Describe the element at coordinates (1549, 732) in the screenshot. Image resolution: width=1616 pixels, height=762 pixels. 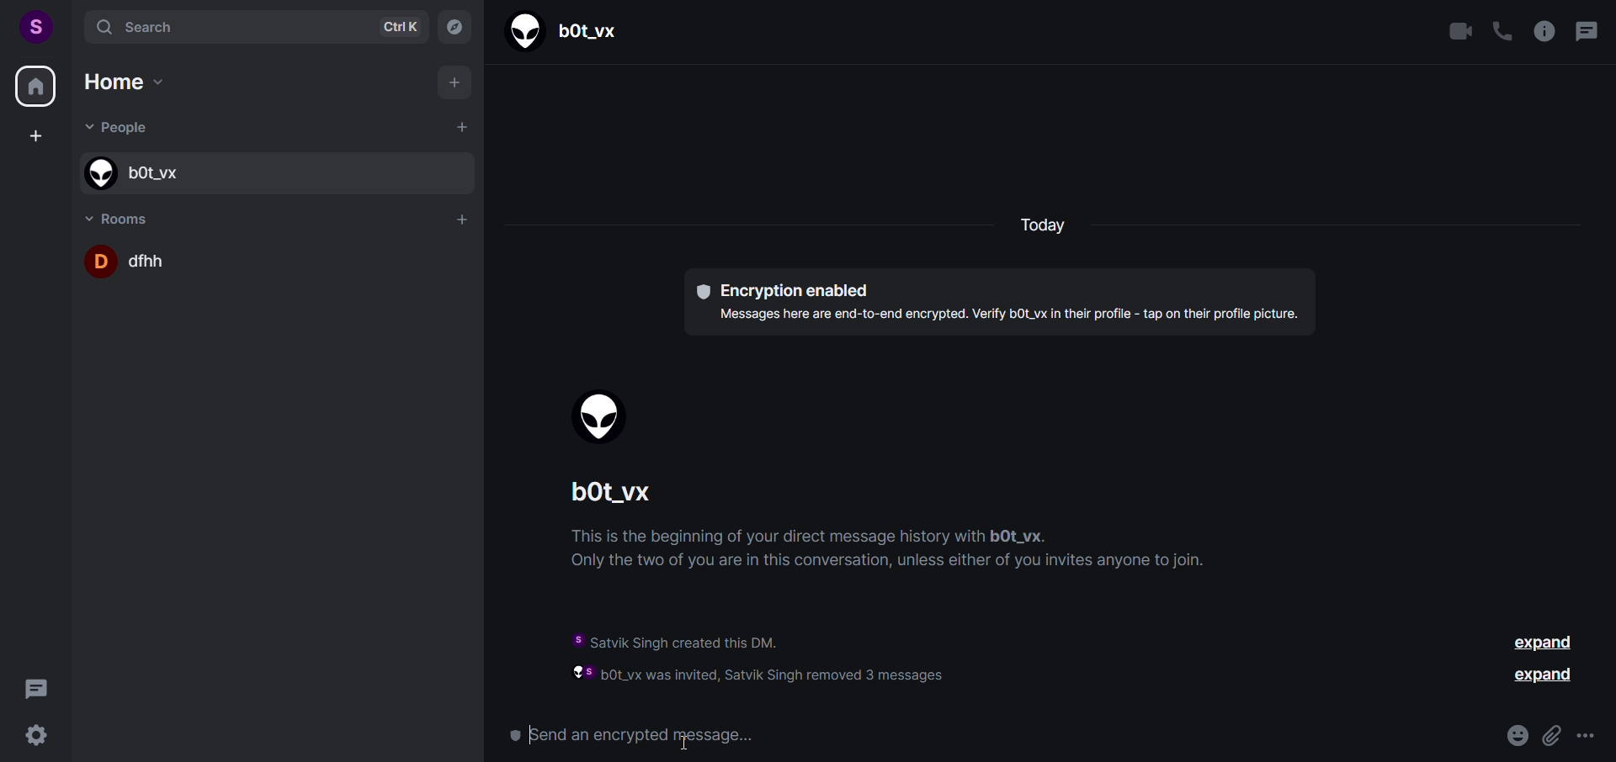
I see `attachment` at that location.